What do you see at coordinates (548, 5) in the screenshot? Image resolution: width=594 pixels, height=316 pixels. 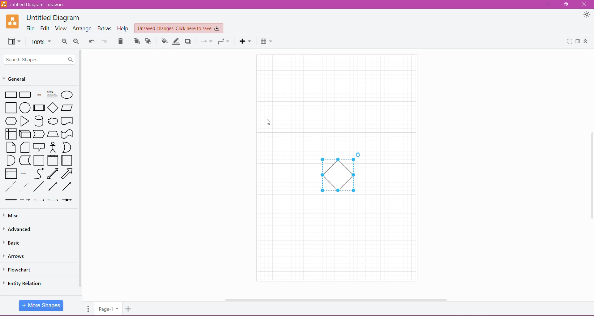 I see `Minimize` at bounding box center [548, 5].